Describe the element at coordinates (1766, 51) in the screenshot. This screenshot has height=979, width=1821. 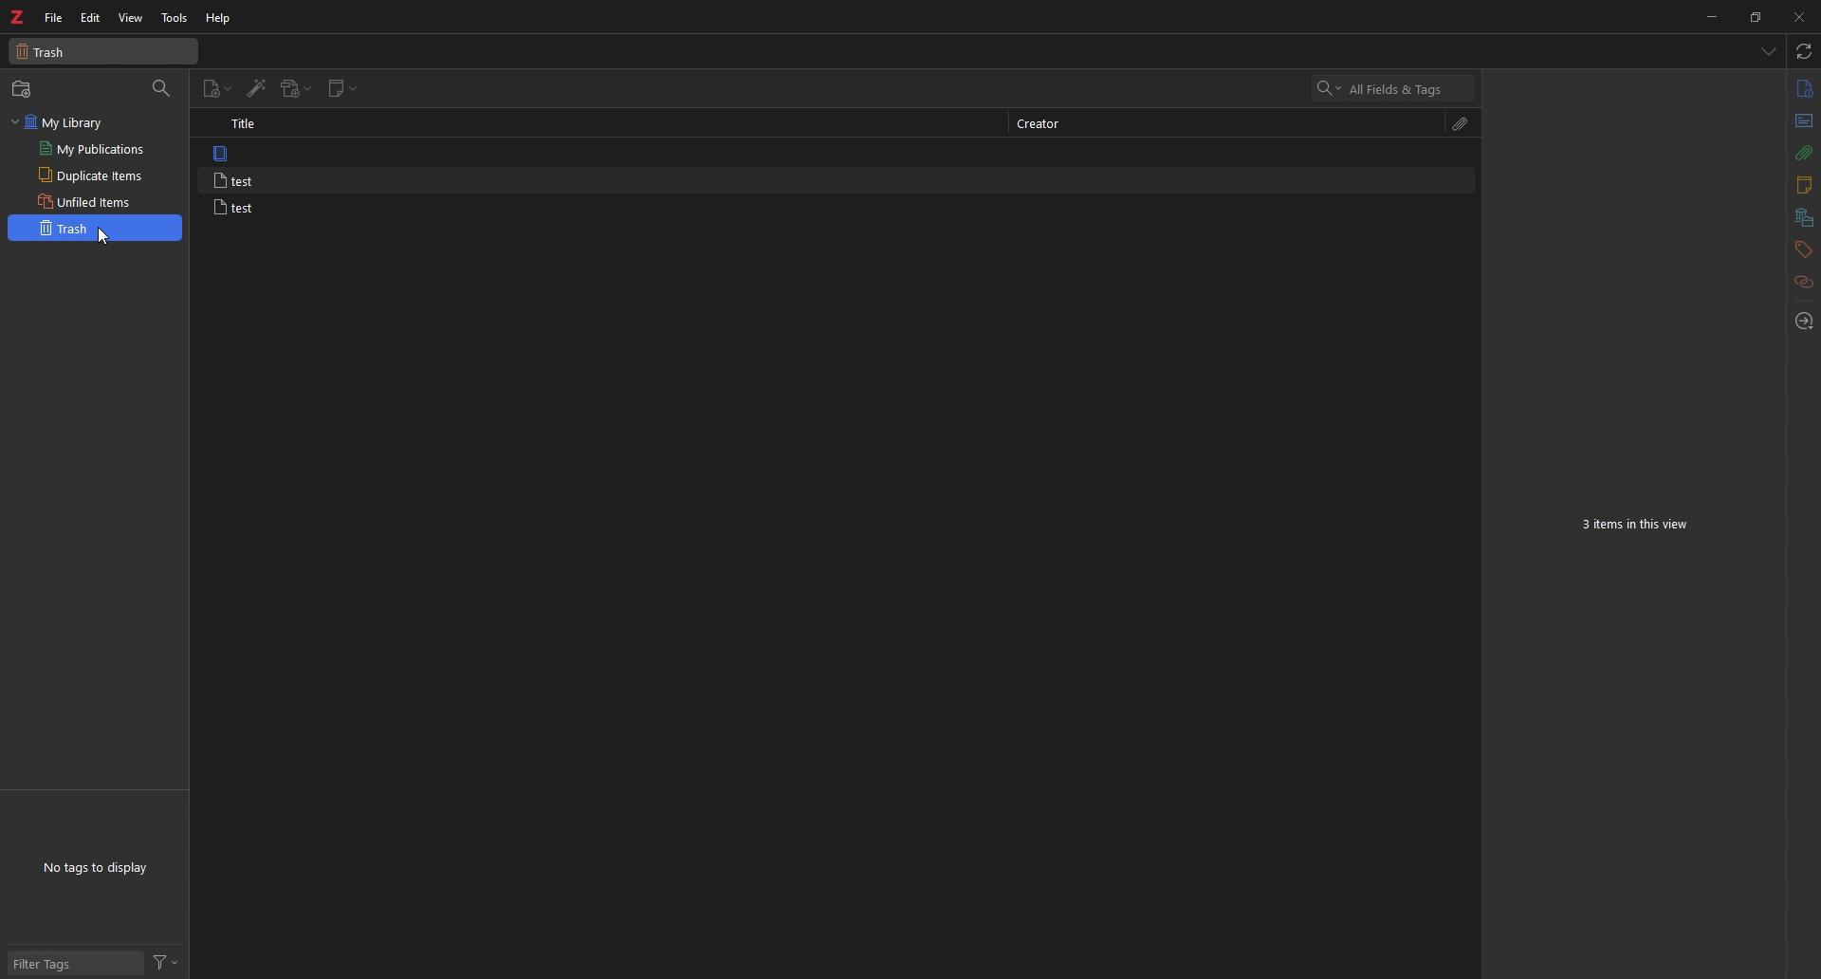
I see `list all tabs` at that location.